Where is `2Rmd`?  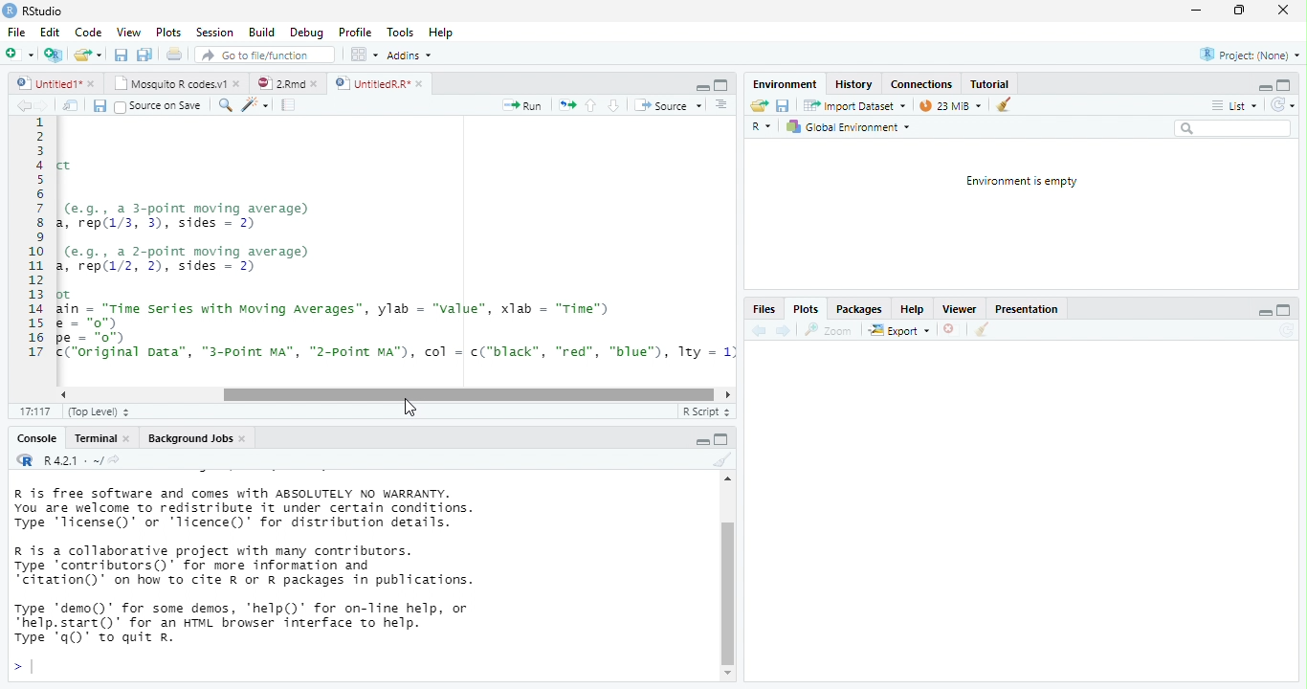 2Rmd is located at coordinates (278, 83).